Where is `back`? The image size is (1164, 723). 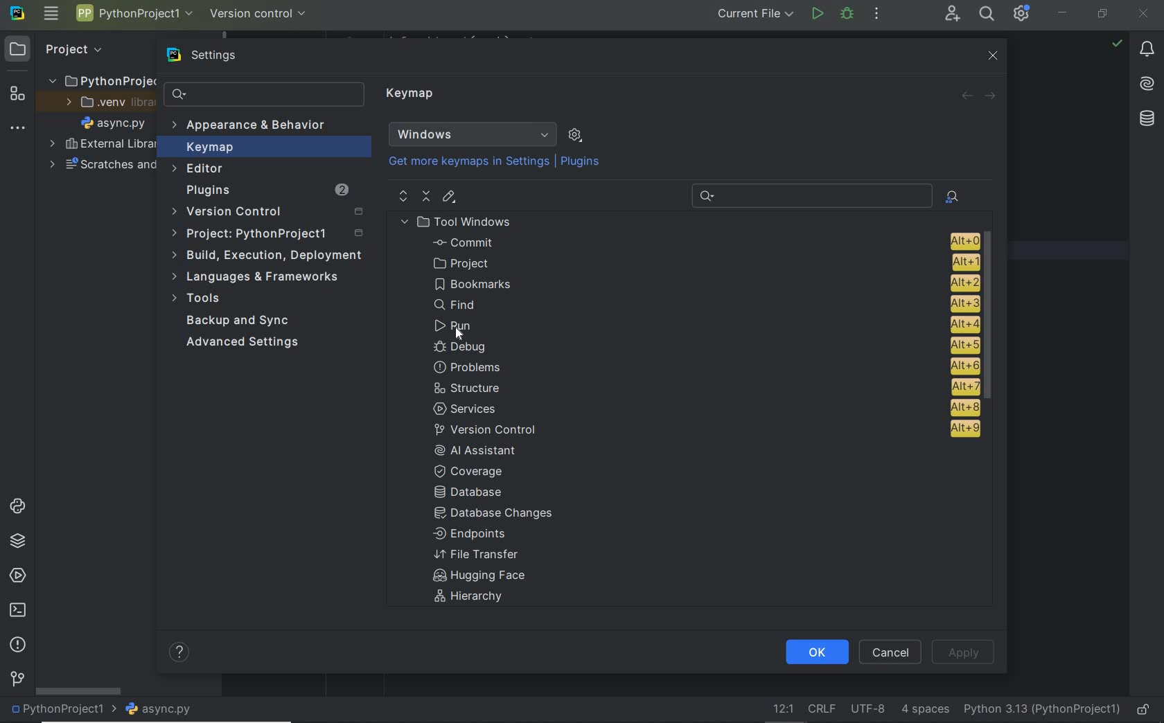 back is located at coordinates (967, 96).